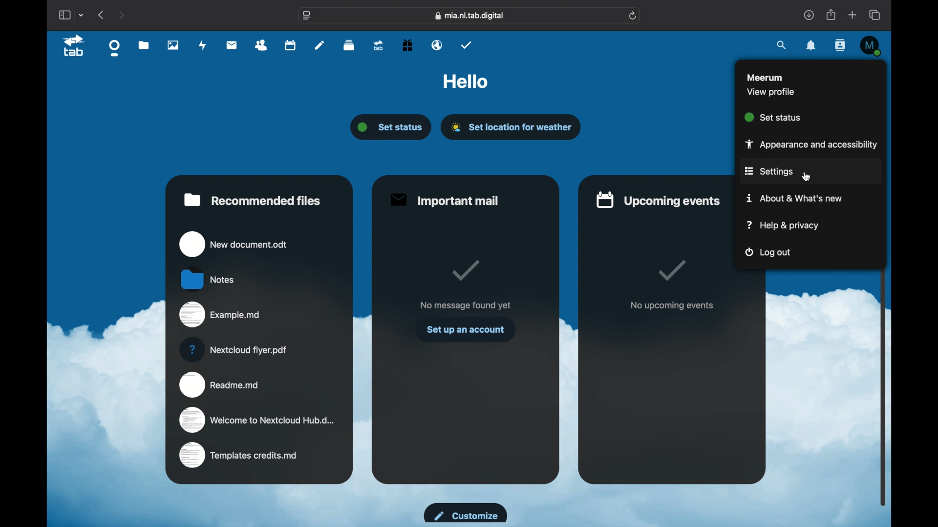  What do you see at coordinates (853, 15) in the screenshot?
I see `new tab` at bounding box center [853, 15].